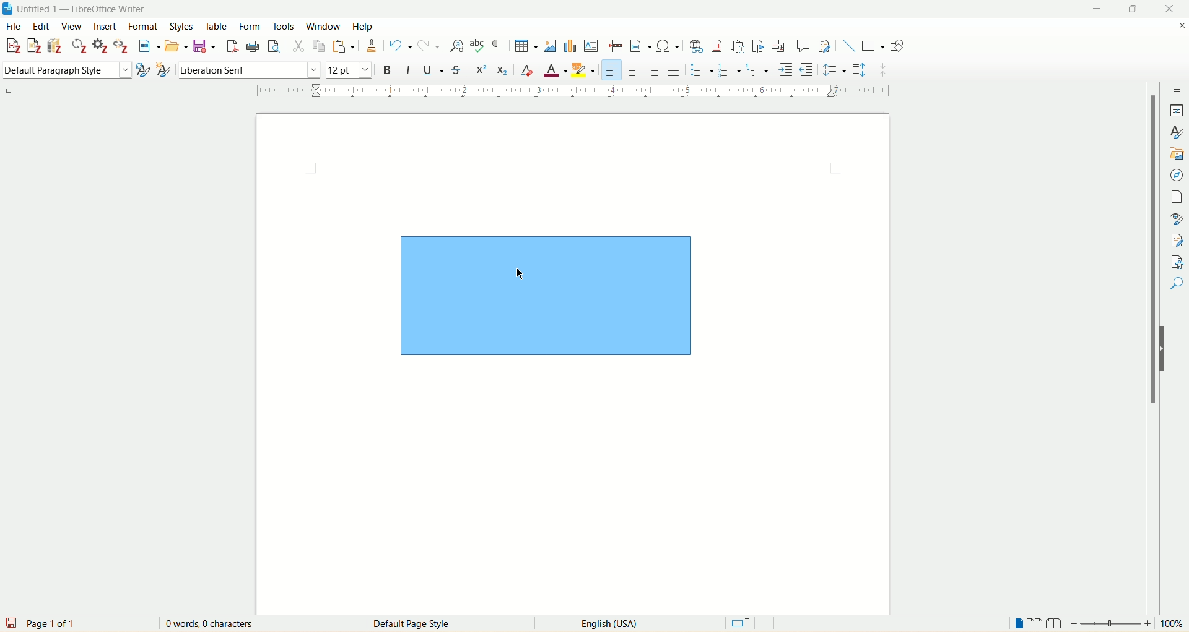 The width and height of the screenshot is (1189, 632). What do you see at coordinates (39, 26) in the screenshot?
I see `edit` at bounding box center [39, 26].